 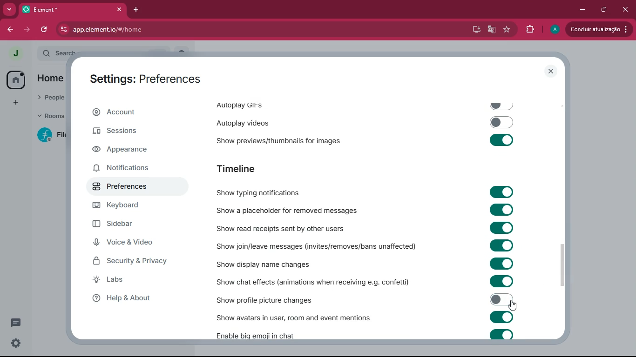 I want to click on Show display name changes, so click(x=365, y=264).